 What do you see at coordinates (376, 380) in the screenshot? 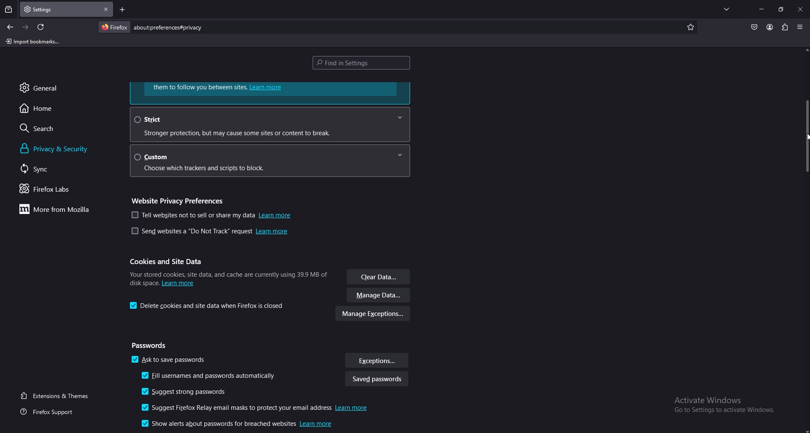
I see `saved password` at bounding box center [376, 380].